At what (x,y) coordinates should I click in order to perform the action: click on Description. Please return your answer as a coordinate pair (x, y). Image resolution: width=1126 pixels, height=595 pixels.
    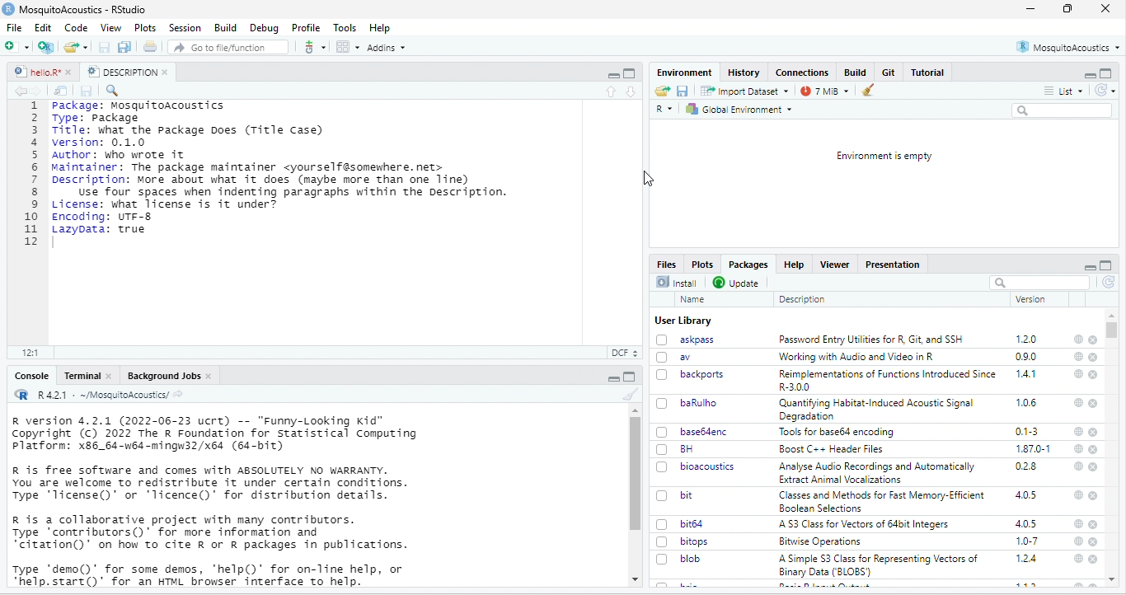
    Looking at the image, I should click on (802, 299).